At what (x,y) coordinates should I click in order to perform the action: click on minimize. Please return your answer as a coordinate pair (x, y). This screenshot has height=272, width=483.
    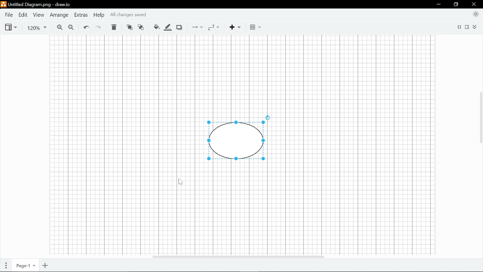
    Looking at the image, I should click on (440, 4).